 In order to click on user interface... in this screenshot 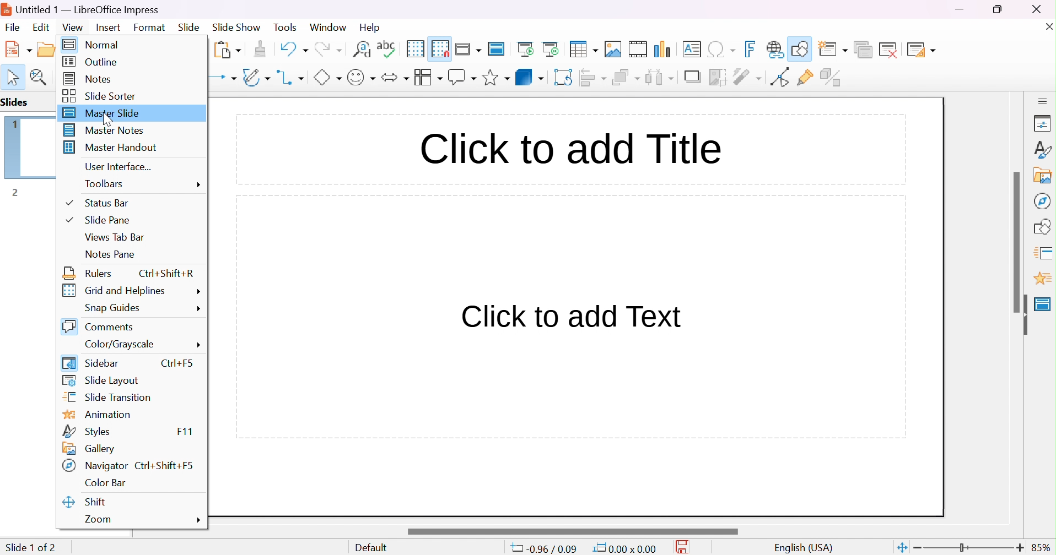, I will do `click(118, 166)`.